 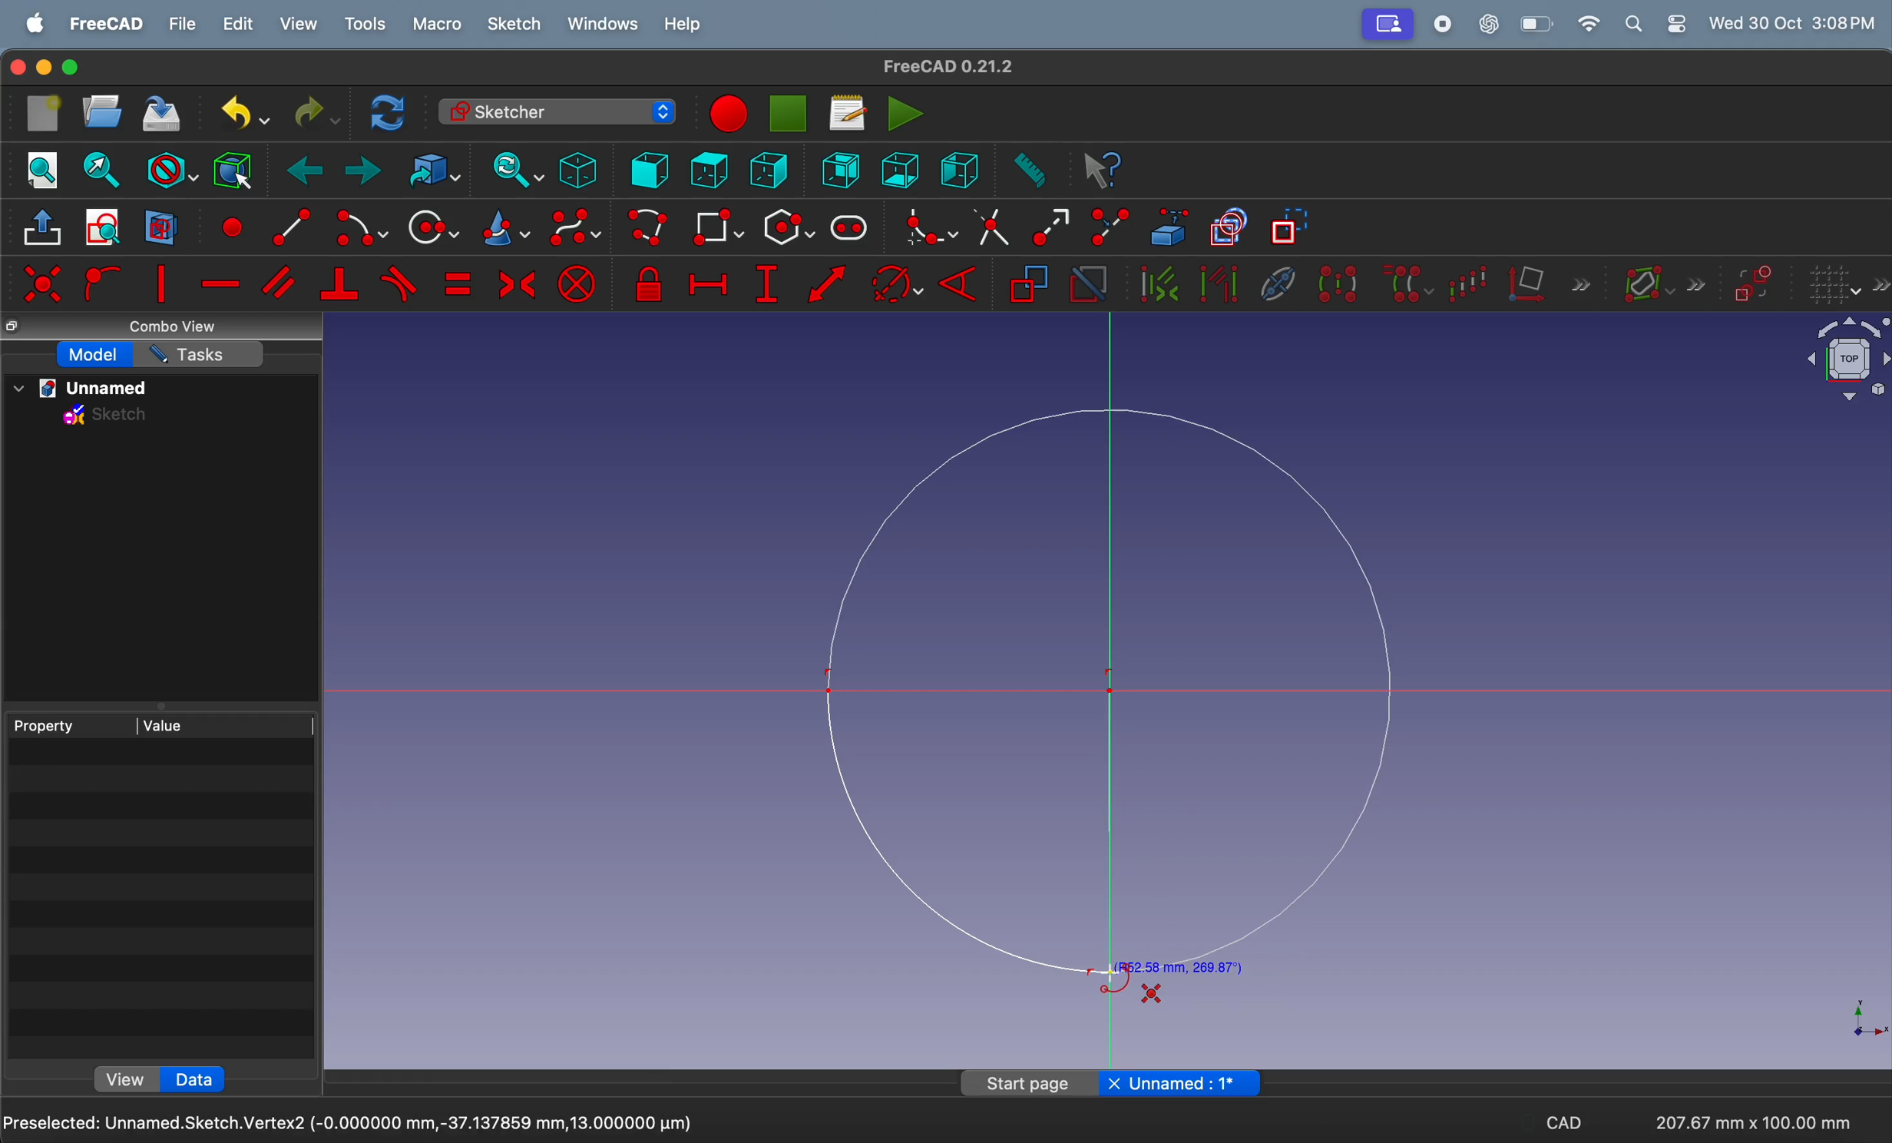 I want to click on wifi, so click(x=1589, y=24).